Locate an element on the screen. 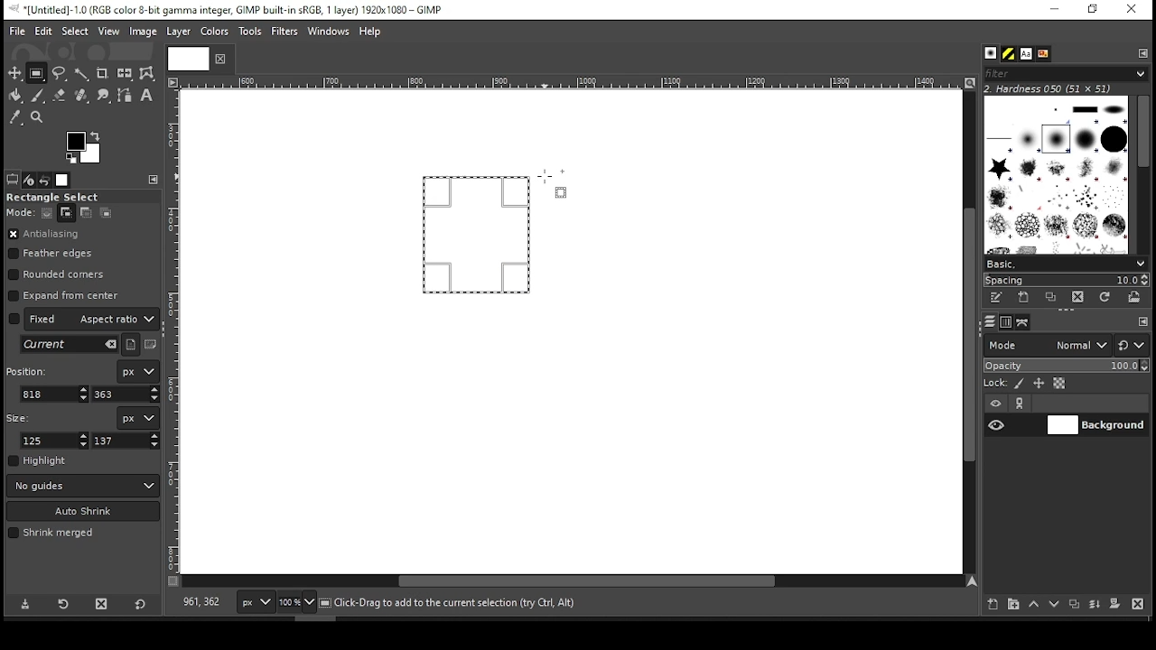 The image size is (1156, 650). shrink merged is located at coordinates (51, 533).